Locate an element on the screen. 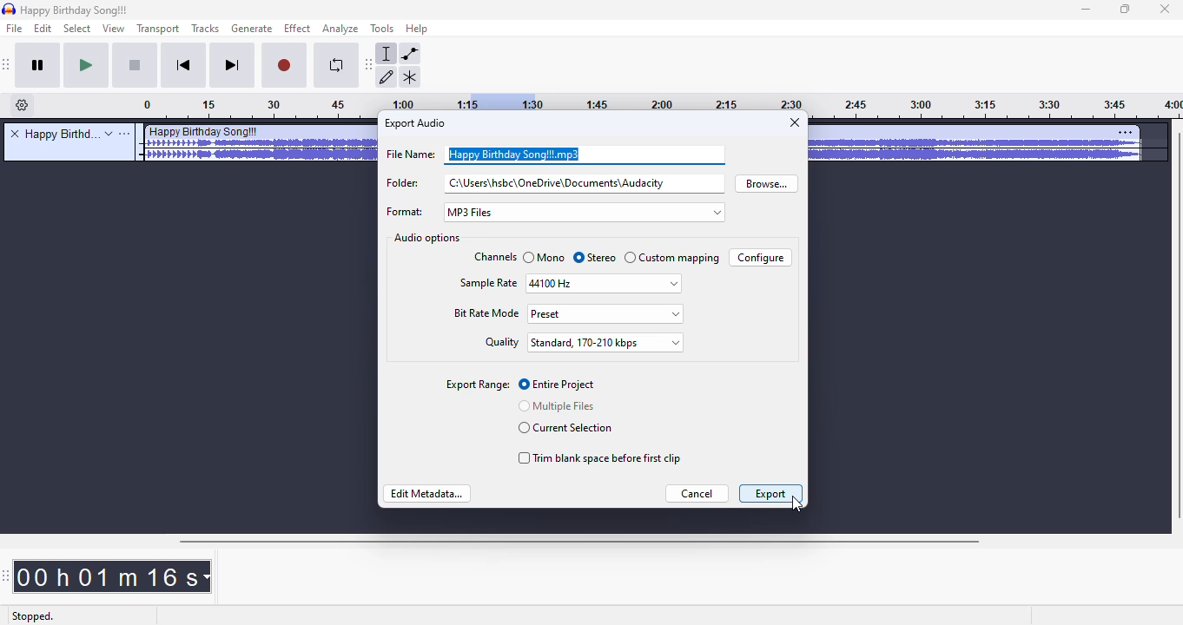 This screenshot has height=625, width=1183. analyze is located at coordinates (340, 30).